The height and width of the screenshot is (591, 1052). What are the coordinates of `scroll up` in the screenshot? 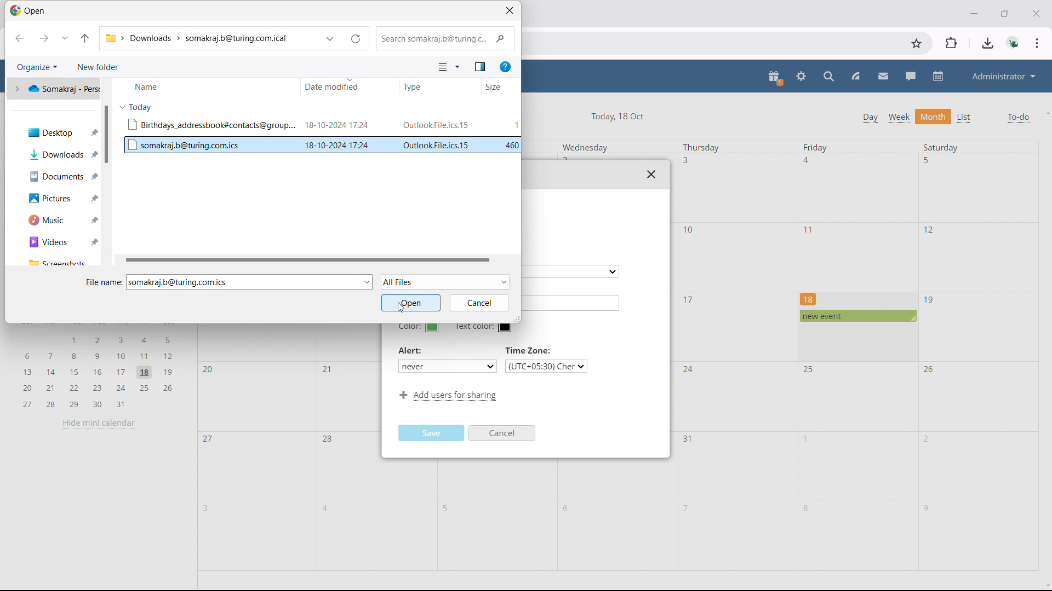 It's located at (1045, 112).